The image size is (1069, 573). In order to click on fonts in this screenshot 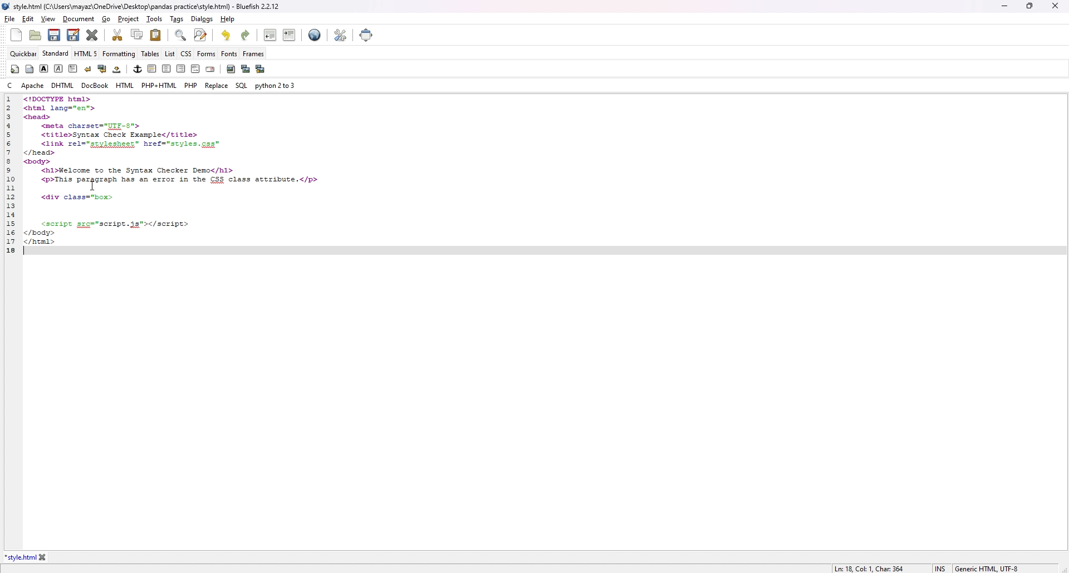, I will do `click(229, 55)`.